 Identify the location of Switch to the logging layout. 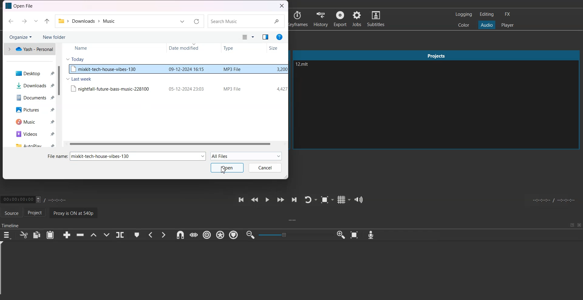
(463, 14).